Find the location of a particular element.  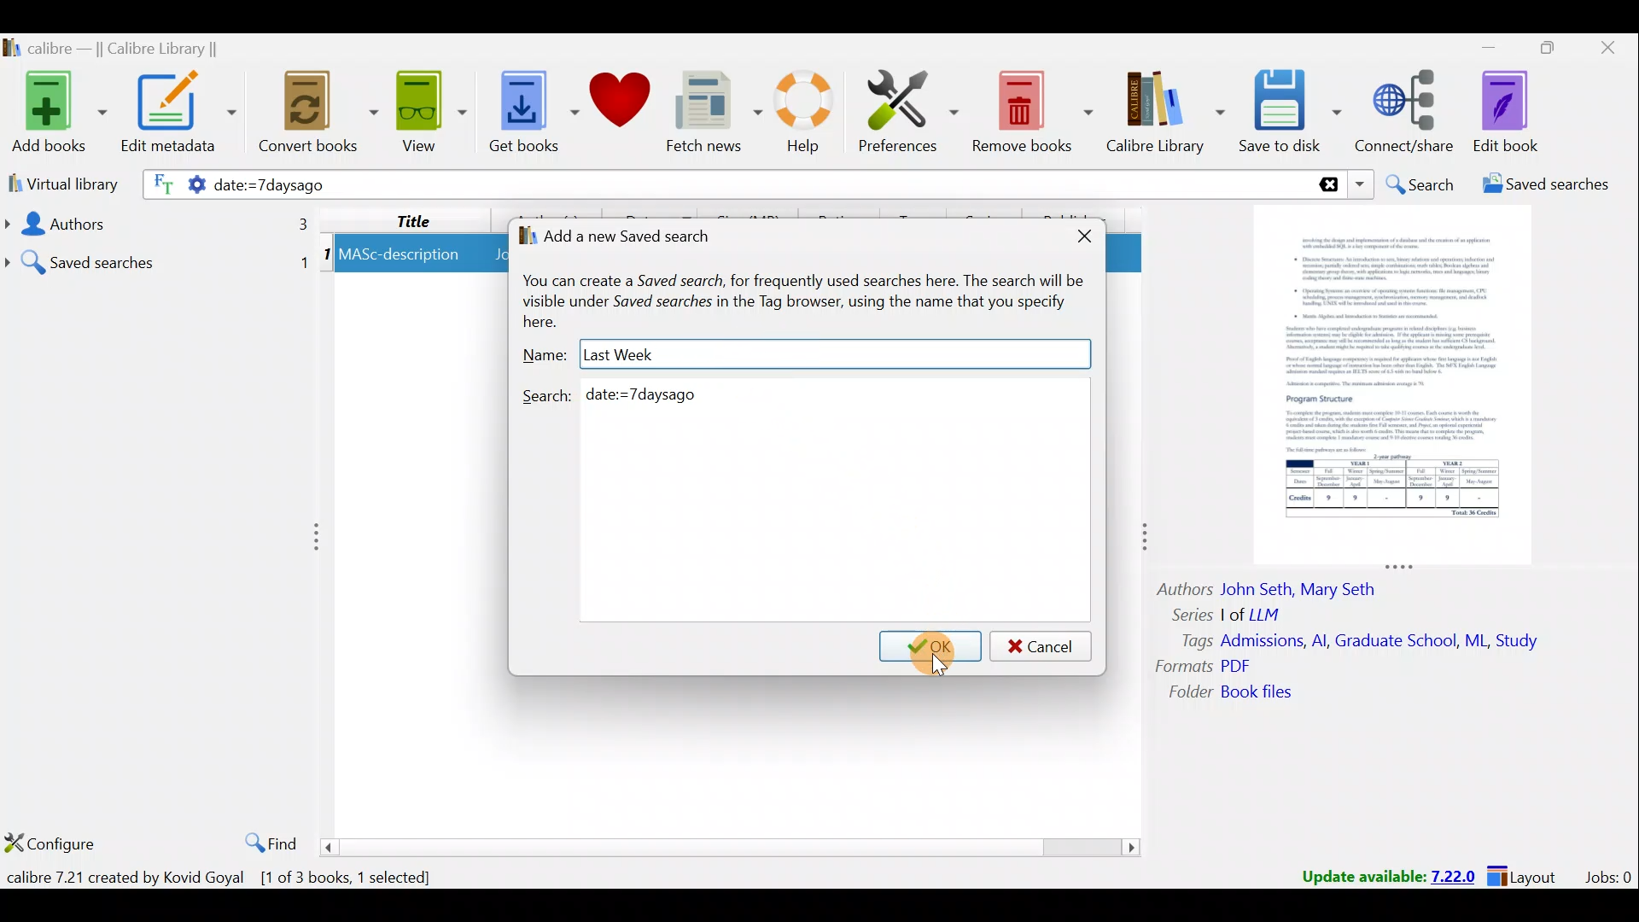

Add a new saved search is located at coordinates (633, 233).